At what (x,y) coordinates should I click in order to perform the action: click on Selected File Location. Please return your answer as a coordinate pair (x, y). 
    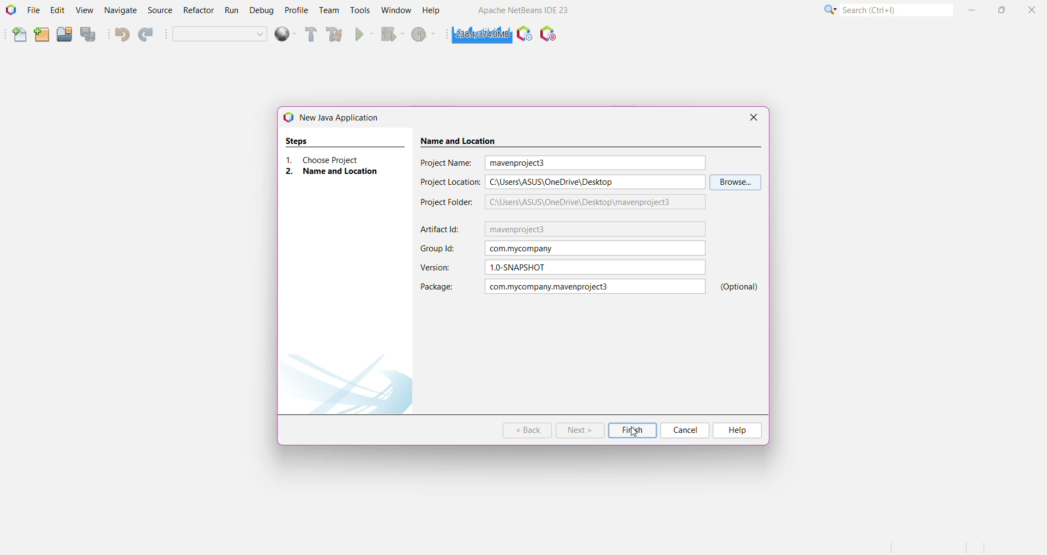
    Looking at the image, I should click on (594, 182).